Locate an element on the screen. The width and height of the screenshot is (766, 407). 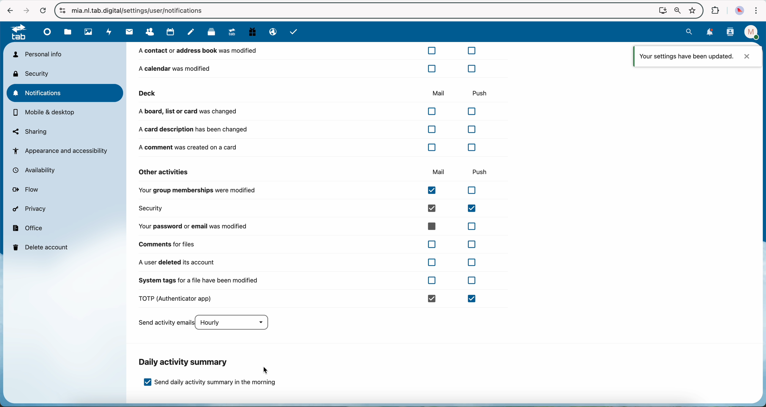
file is located at coordinates (68, 32).